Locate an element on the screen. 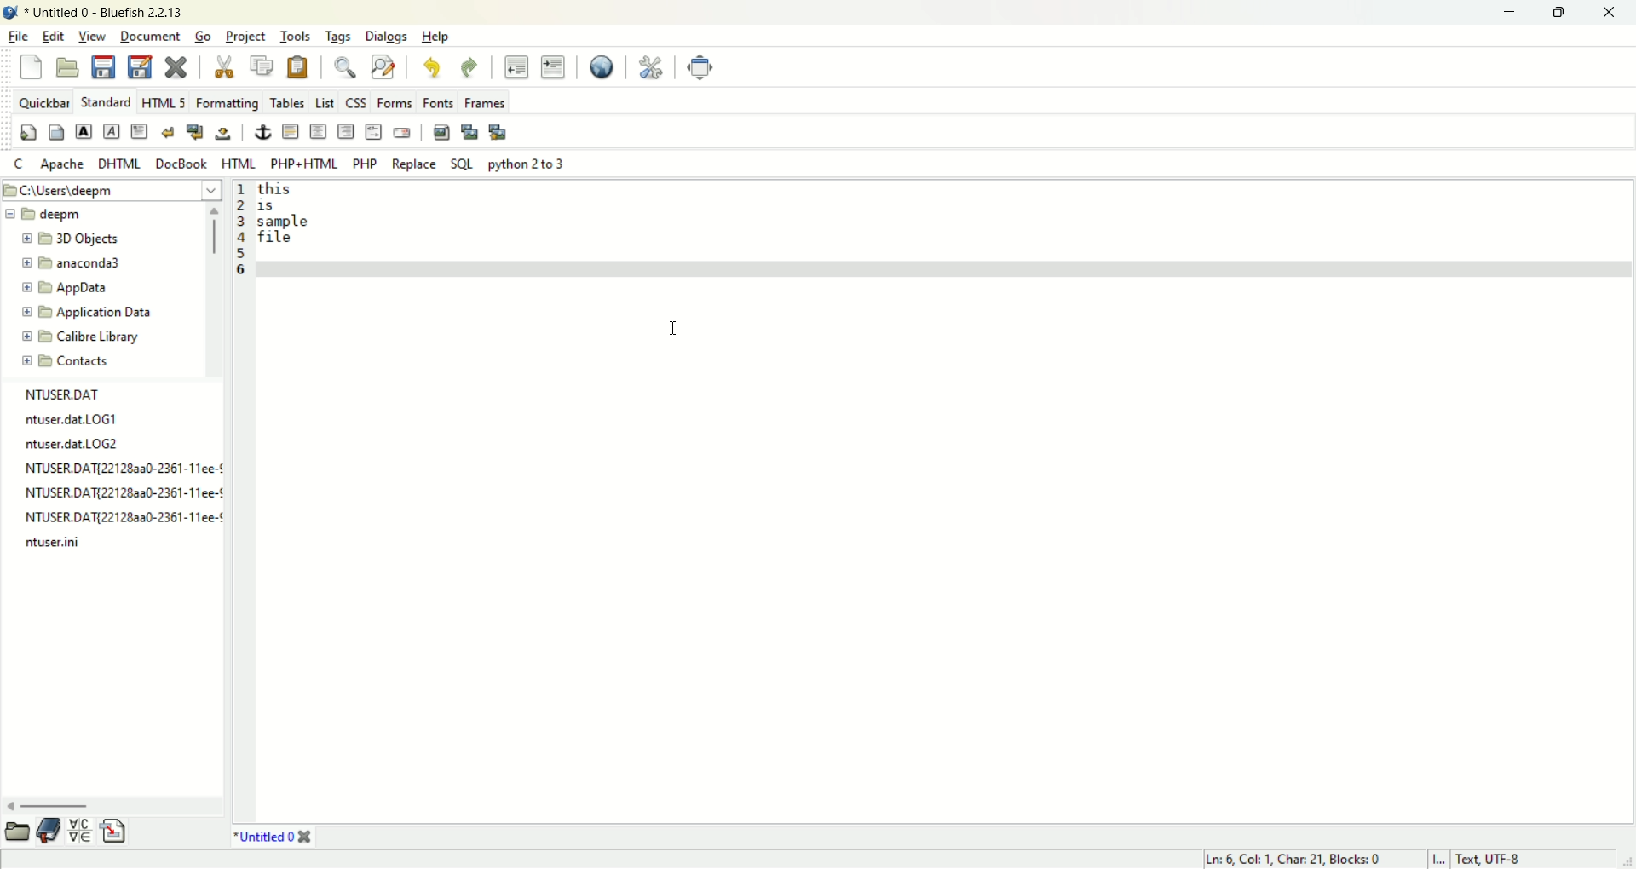 The image size is (1636, 869). anchor is located at coordinates (261, 132).